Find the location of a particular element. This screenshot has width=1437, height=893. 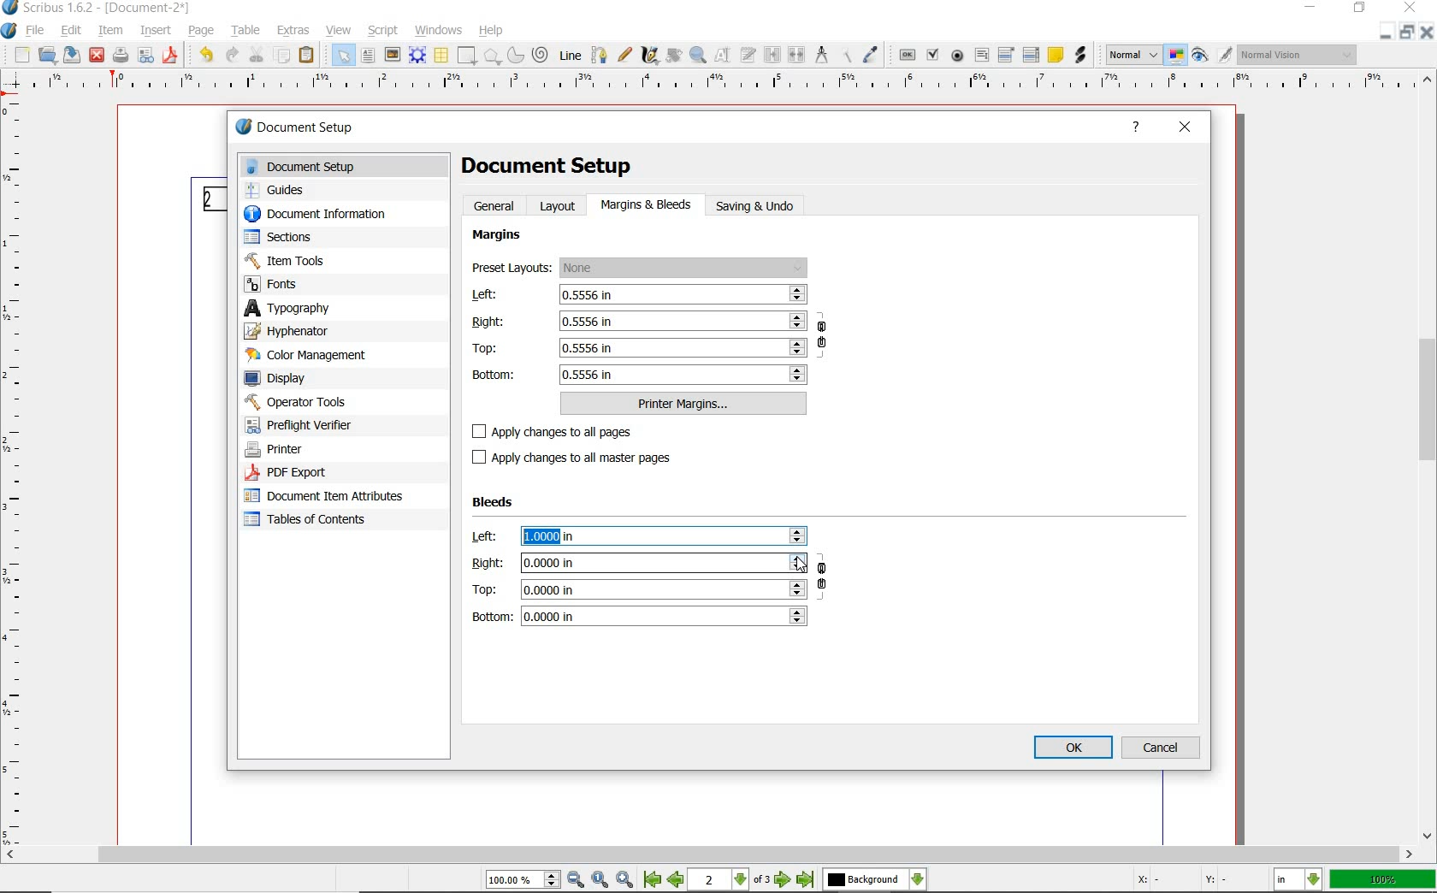

help is located at coordinates (1140, 127).